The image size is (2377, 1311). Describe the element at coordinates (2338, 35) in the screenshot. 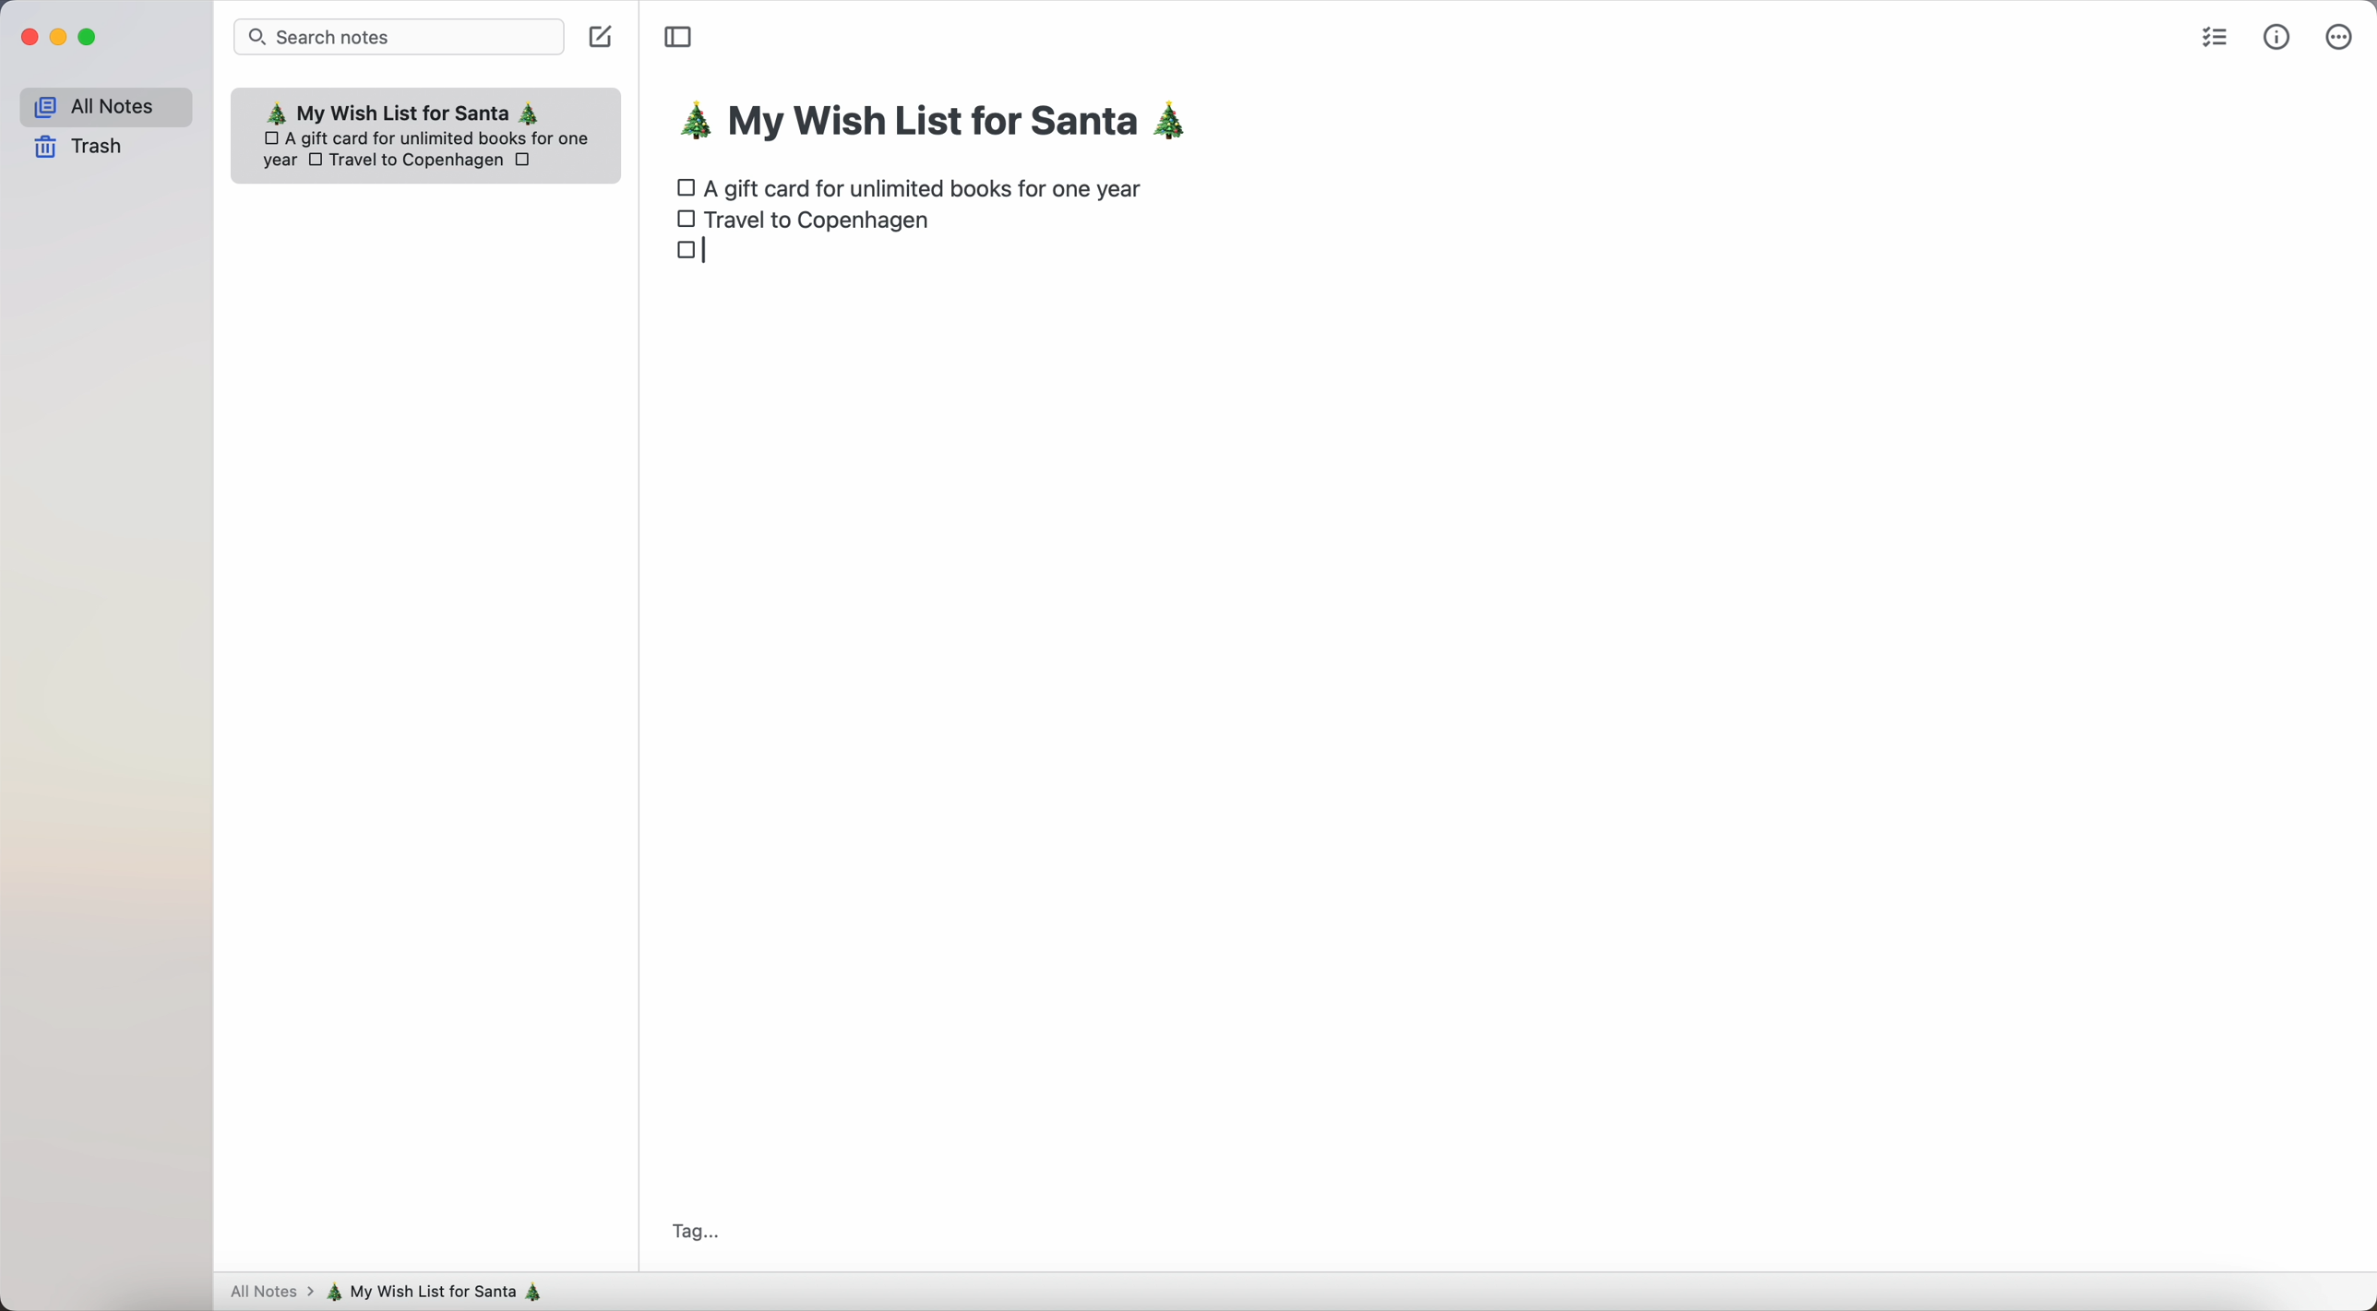

I see `more options` at that location.